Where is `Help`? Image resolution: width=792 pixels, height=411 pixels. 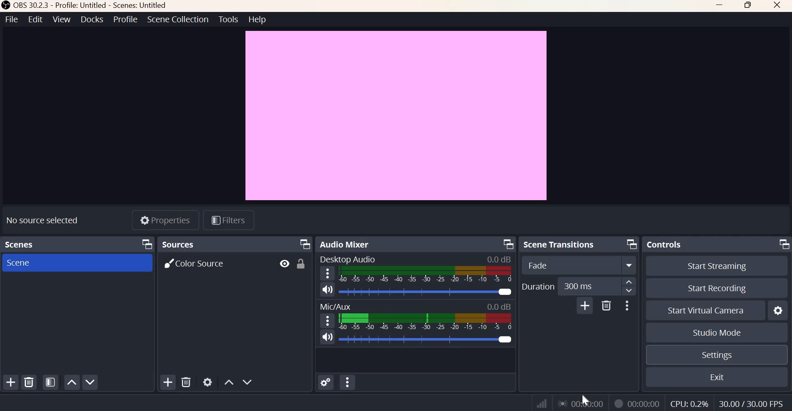 Help is located at coordinates (257, 19).